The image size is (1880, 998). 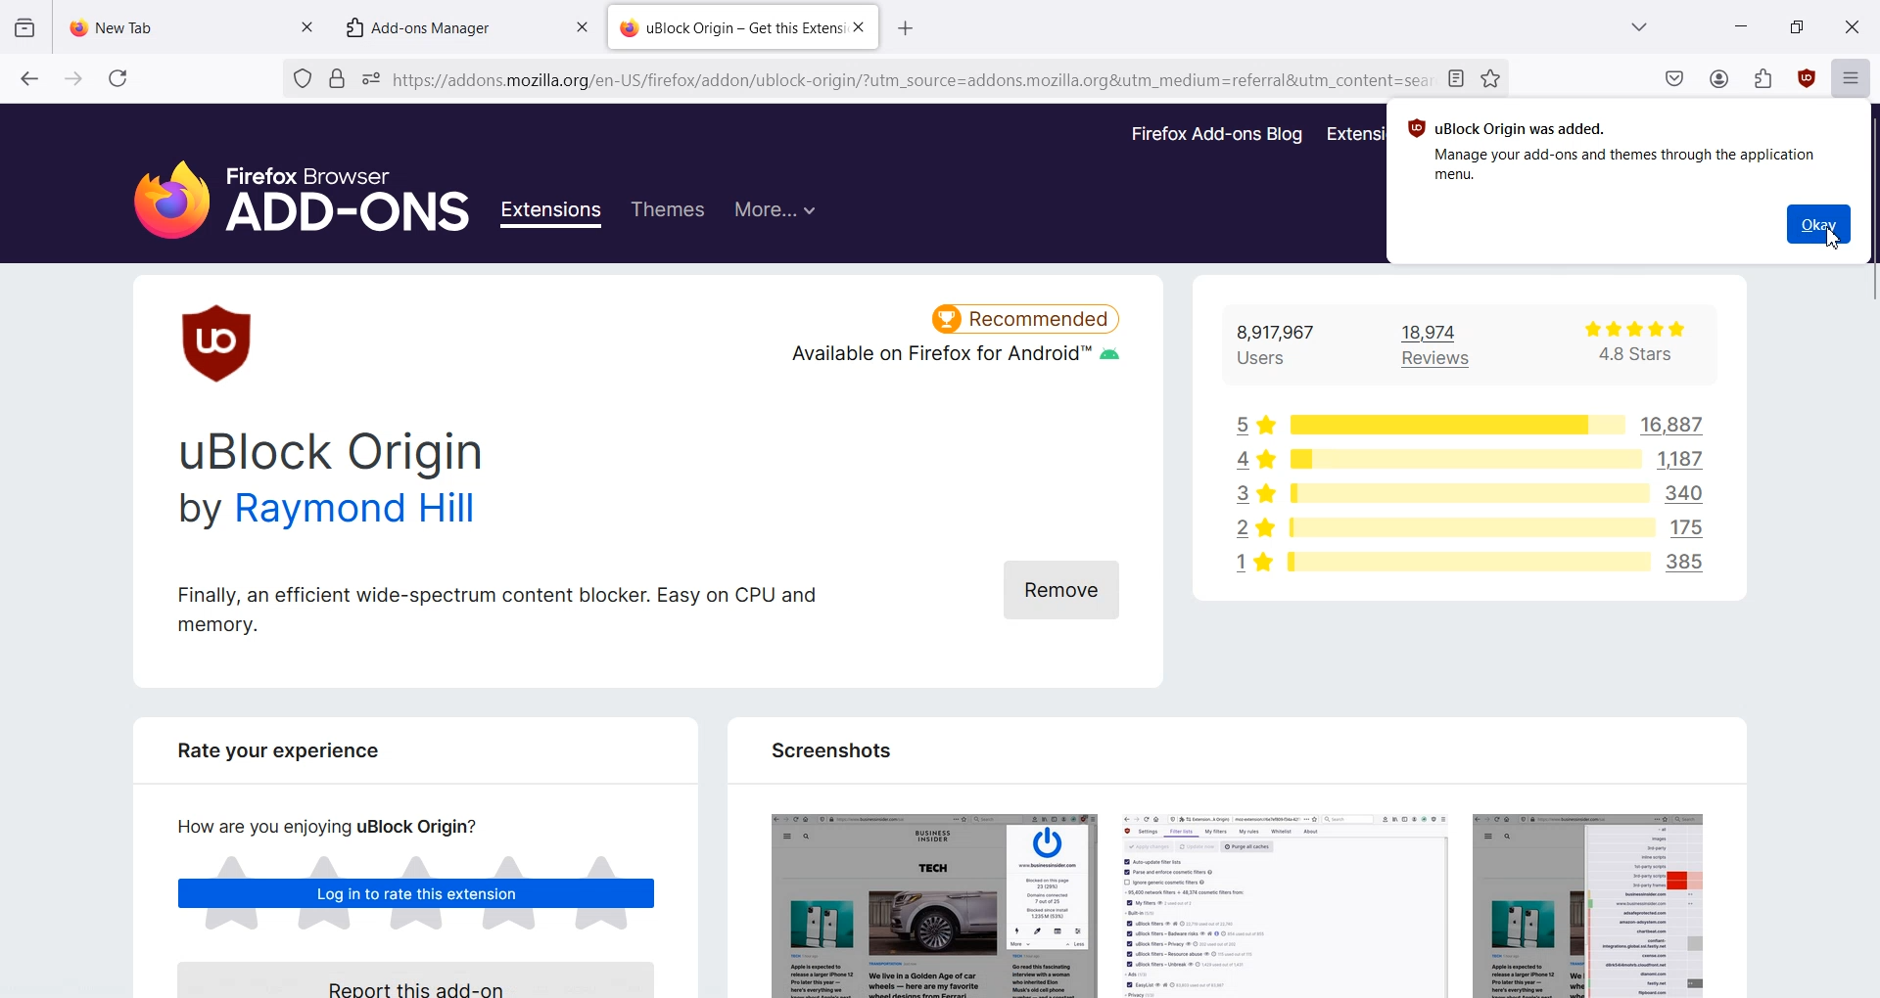 I want to click on 5 star rating, so click(x=1252, y=422).